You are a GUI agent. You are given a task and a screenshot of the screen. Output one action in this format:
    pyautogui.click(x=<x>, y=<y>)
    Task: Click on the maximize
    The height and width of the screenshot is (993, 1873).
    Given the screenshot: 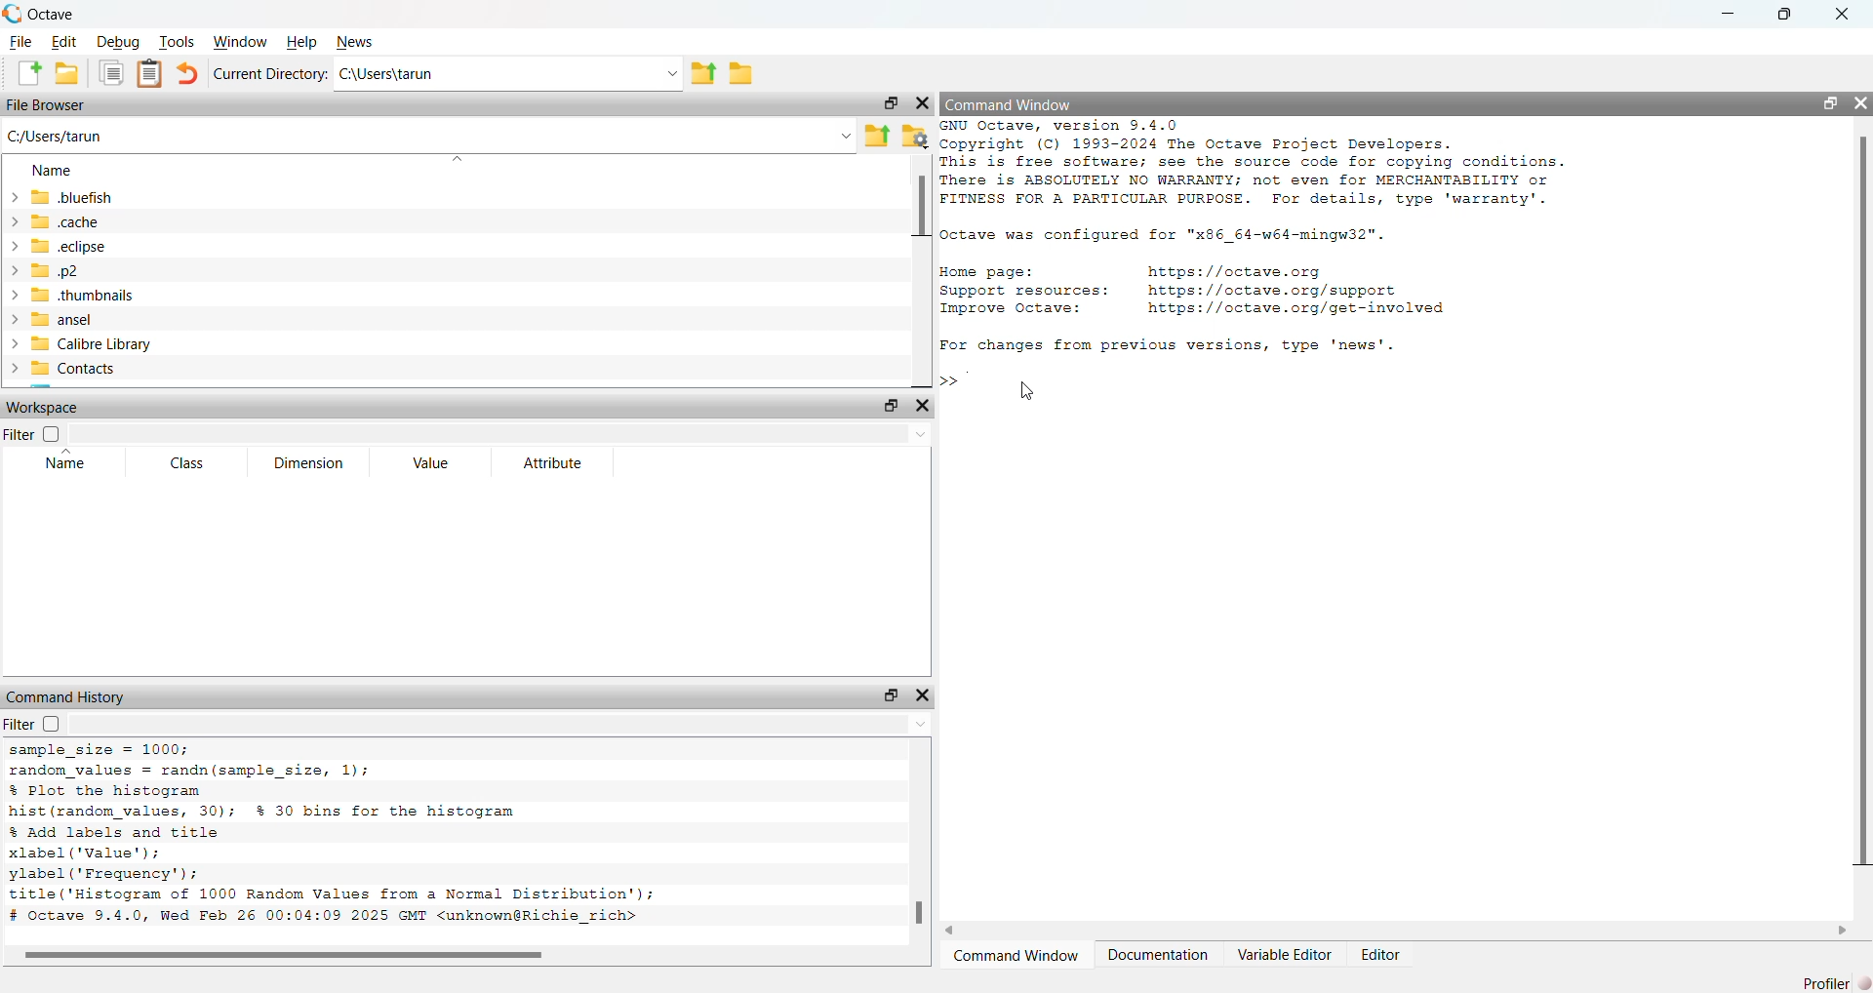 What is the action you would take?
    pyautogui.click(x=1830, y=102)
    